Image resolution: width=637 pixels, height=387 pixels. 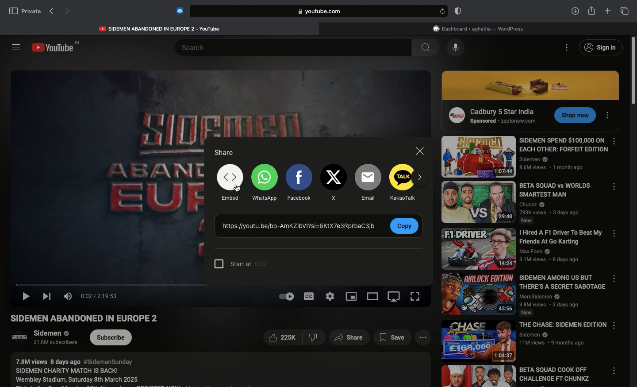 What do you see at coordinates (367, 182) in the screenshot?
I see `Email` at bounding box center [367, 182].